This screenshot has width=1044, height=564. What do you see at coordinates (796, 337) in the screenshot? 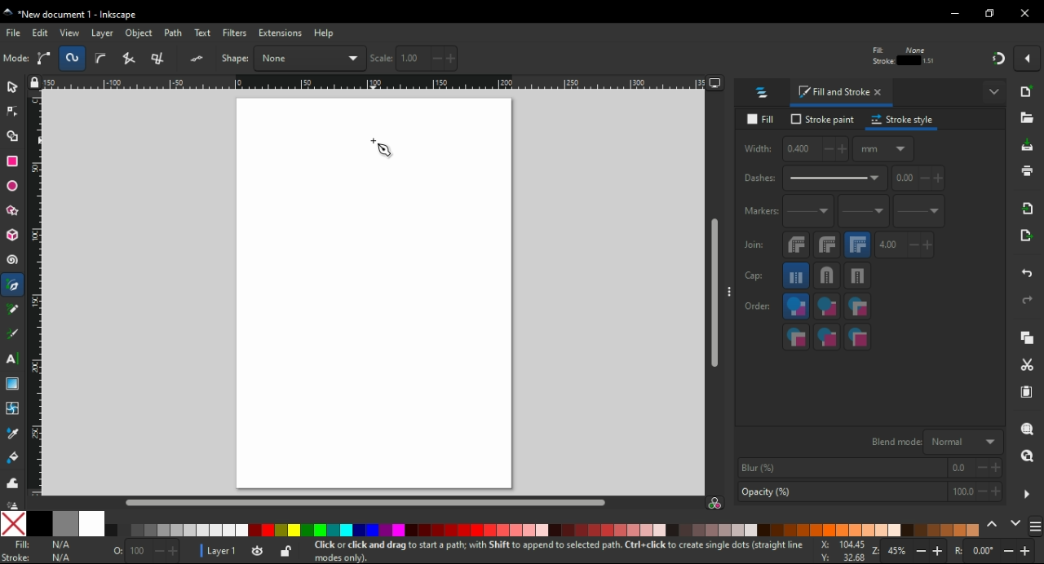
I see `markers,fill,stroke` at bounding box center [796, 337].